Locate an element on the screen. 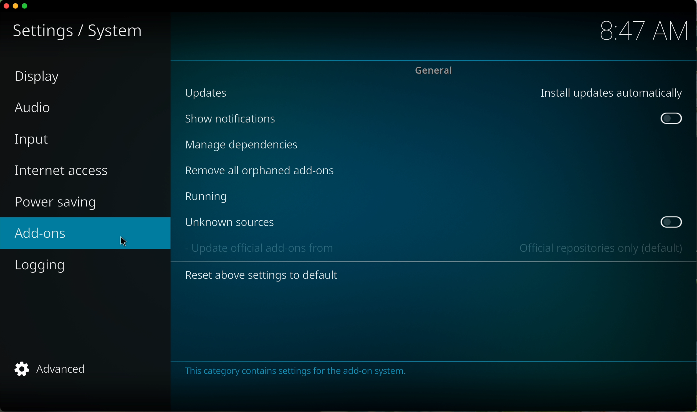  Remove all orphaned add-ons is located at coordinates (266, 172).